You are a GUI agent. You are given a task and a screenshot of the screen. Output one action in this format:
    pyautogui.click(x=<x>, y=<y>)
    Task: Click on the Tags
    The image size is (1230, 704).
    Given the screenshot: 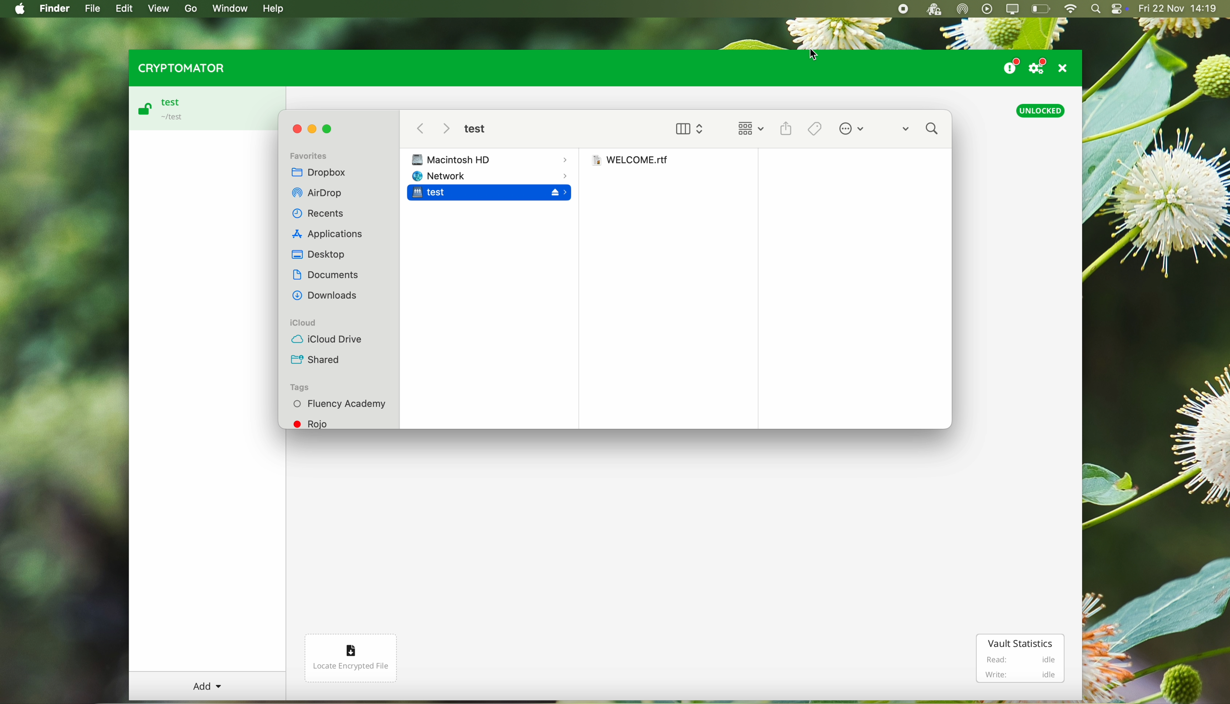 What is the action you would take?
    pyautogui.click(x=301, y=388)
    